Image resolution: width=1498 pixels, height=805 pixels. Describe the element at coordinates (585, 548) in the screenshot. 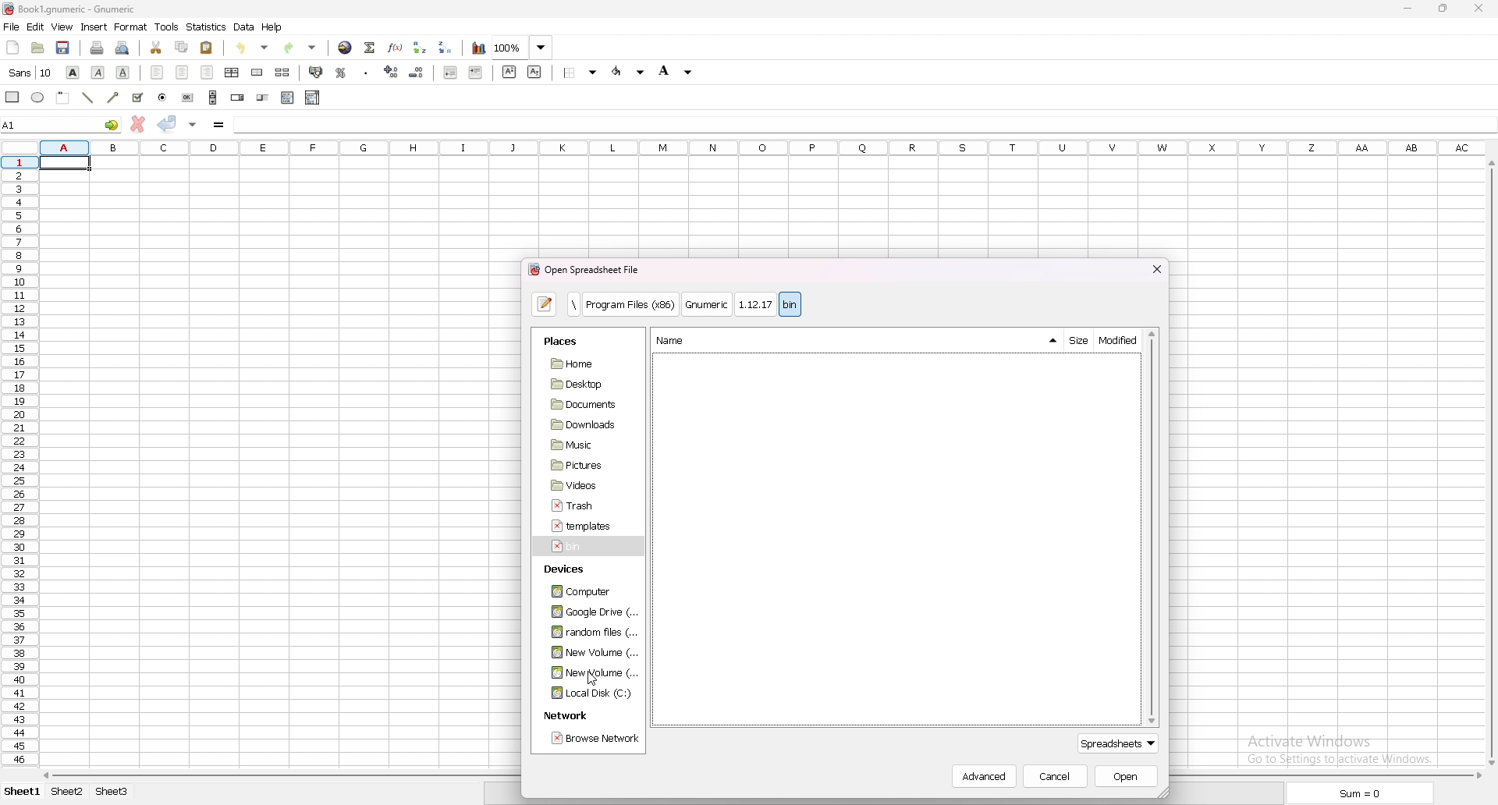

I see `bn` at that location.